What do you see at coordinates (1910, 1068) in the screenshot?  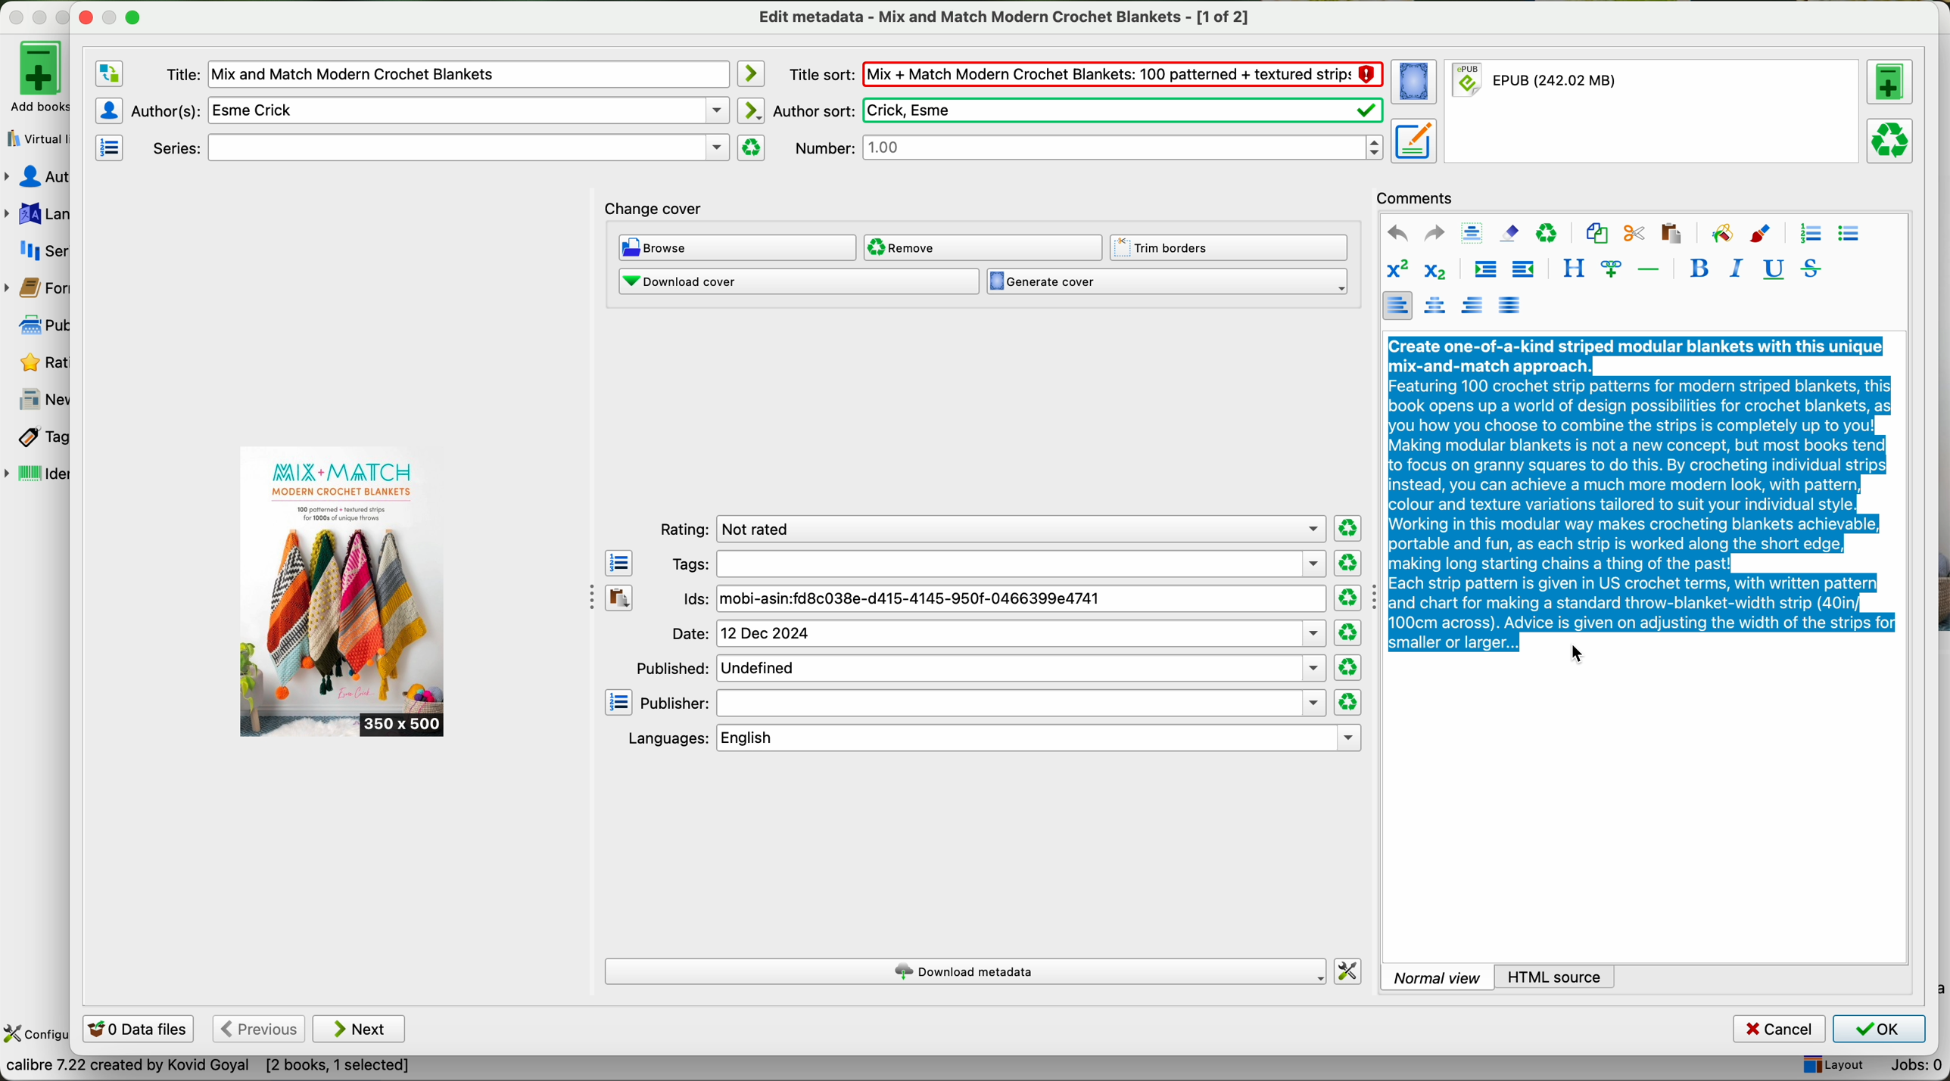 I see `Jobs: 0` at bounding box center [1910, 1068].